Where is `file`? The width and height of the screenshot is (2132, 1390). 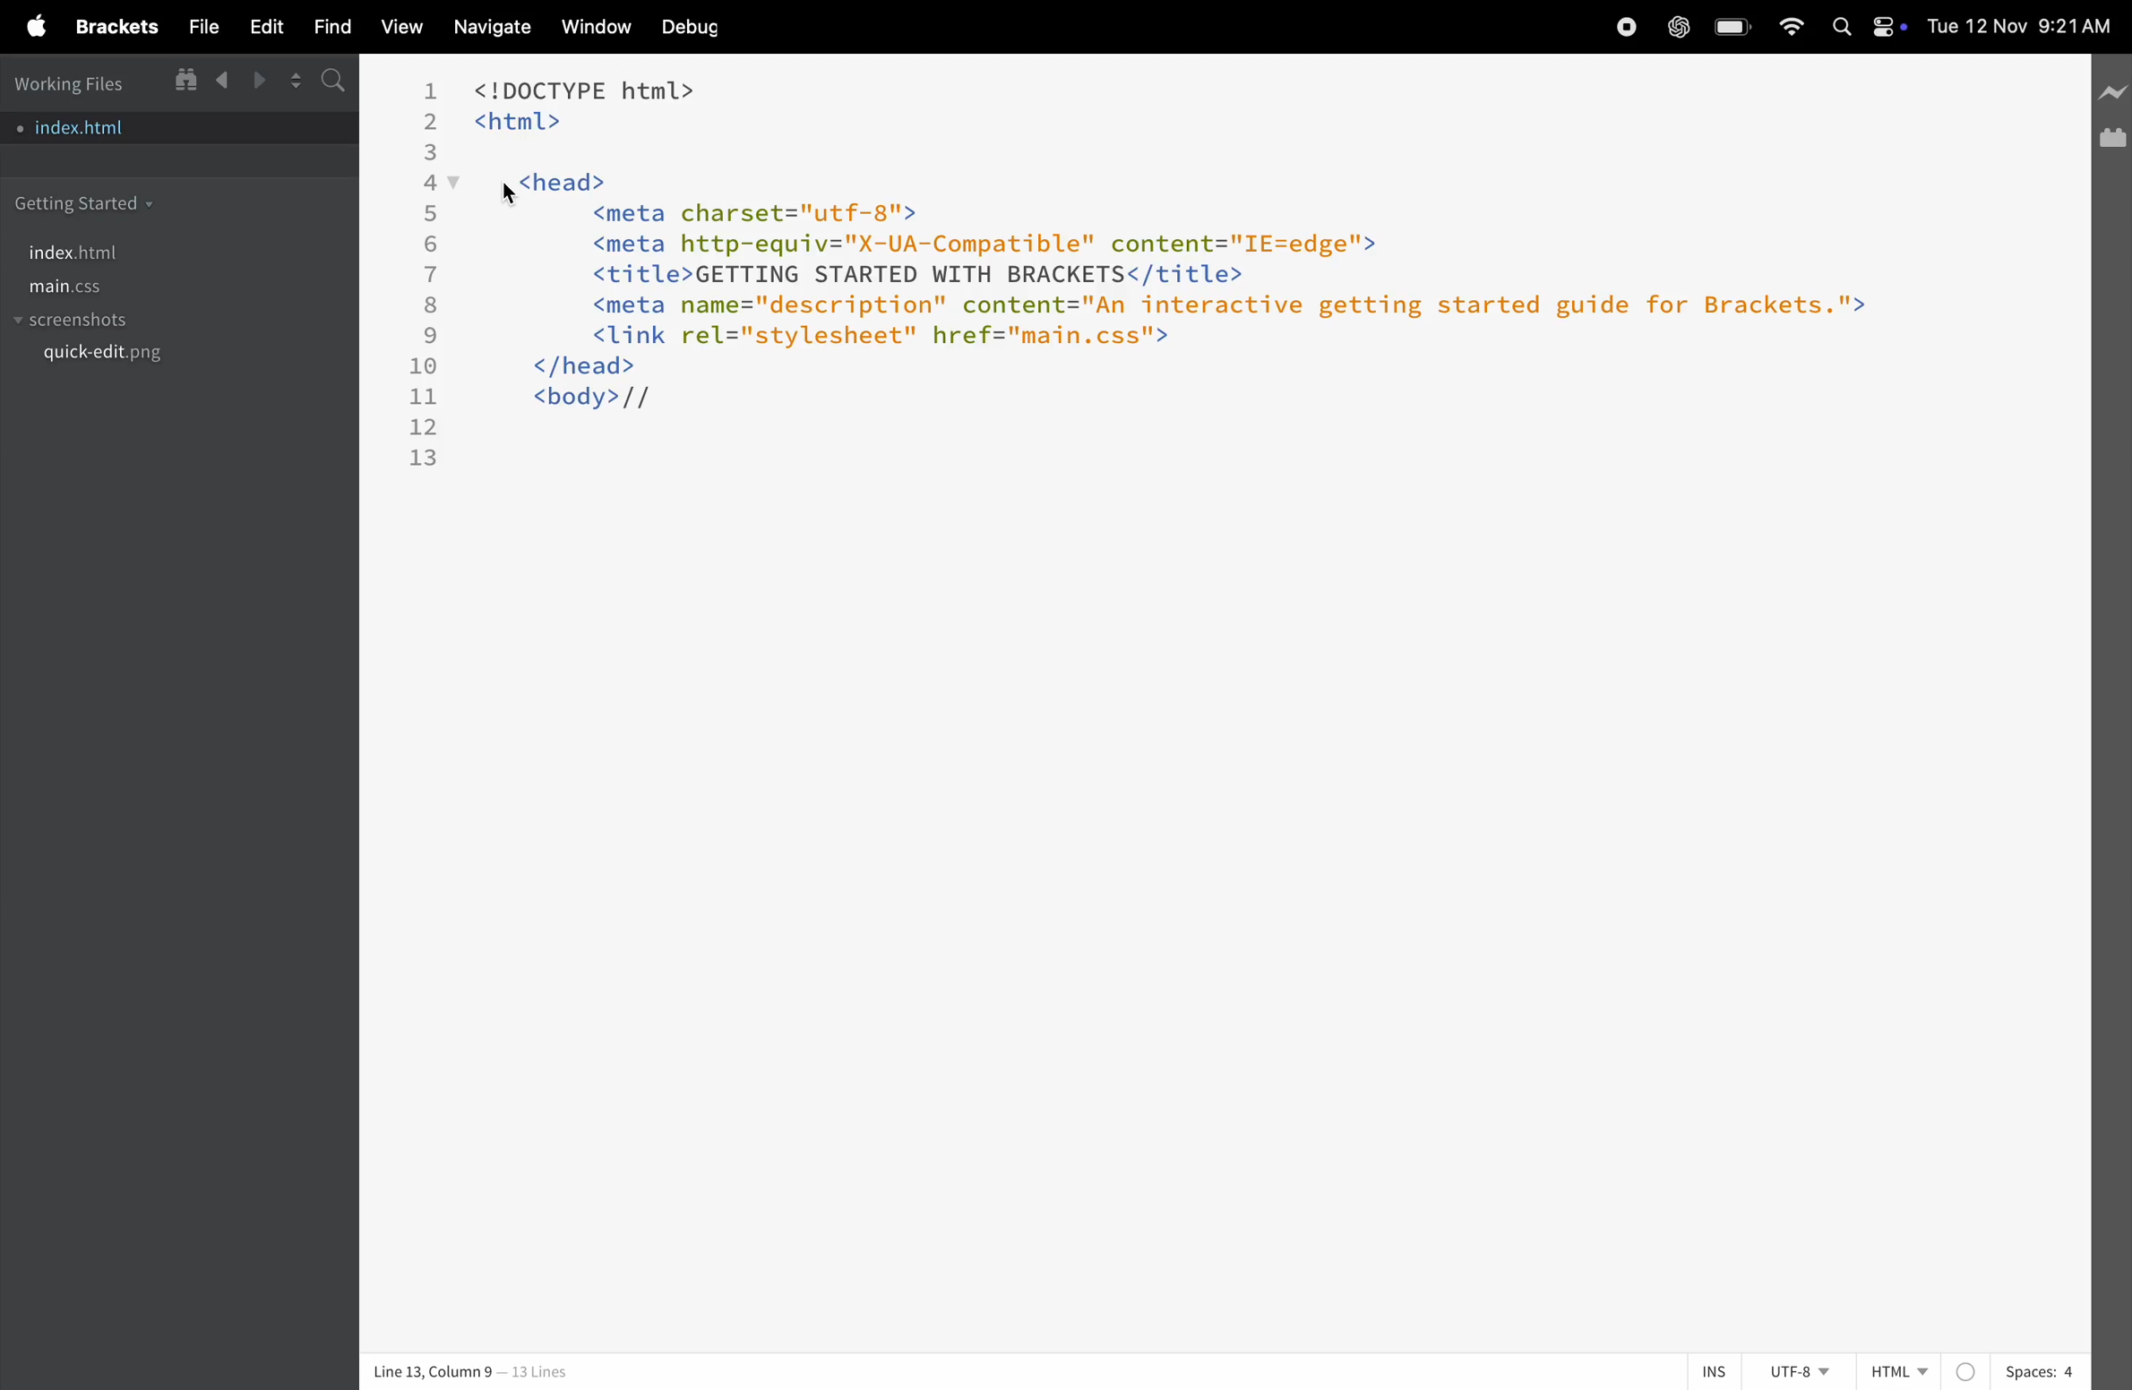 file is located at coordinates (196, 26).